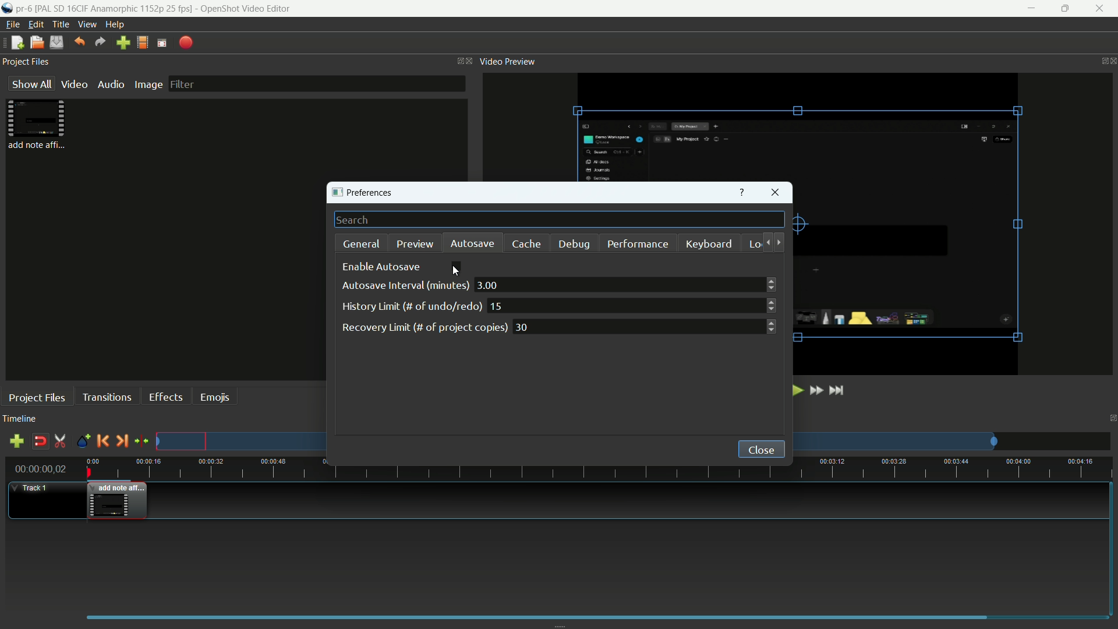 The height and width of the screenshot is (629, 1118). I want to click on keyboard, so click(708, 243).